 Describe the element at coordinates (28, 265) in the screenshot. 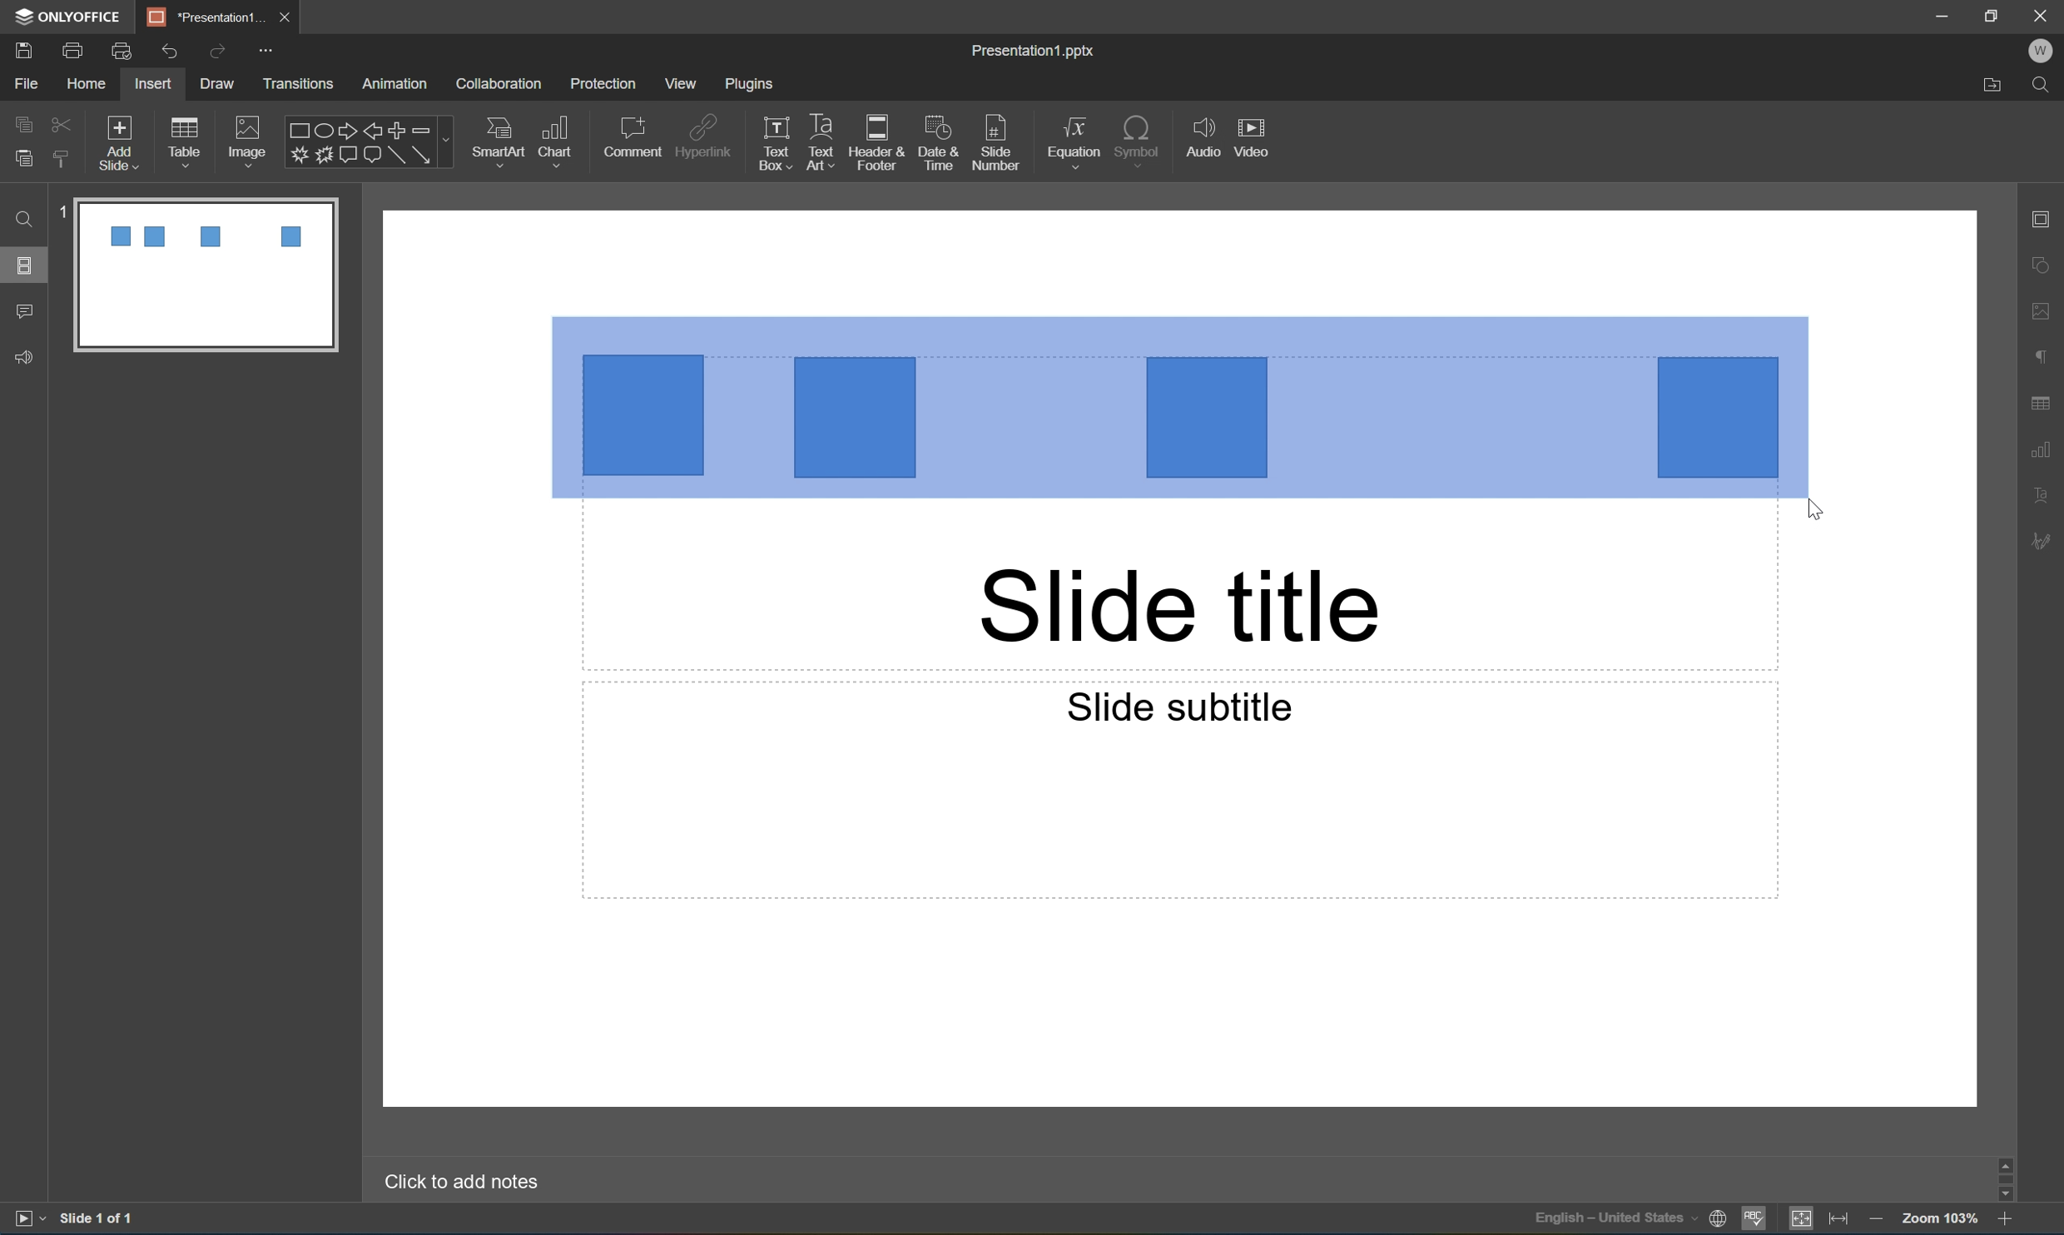

I see `slides` at that location.